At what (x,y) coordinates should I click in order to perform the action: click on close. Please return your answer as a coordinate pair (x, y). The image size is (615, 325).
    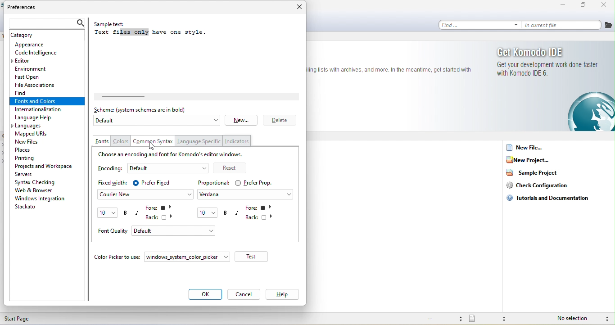
    Looking at the image, I should click on (602, 5).